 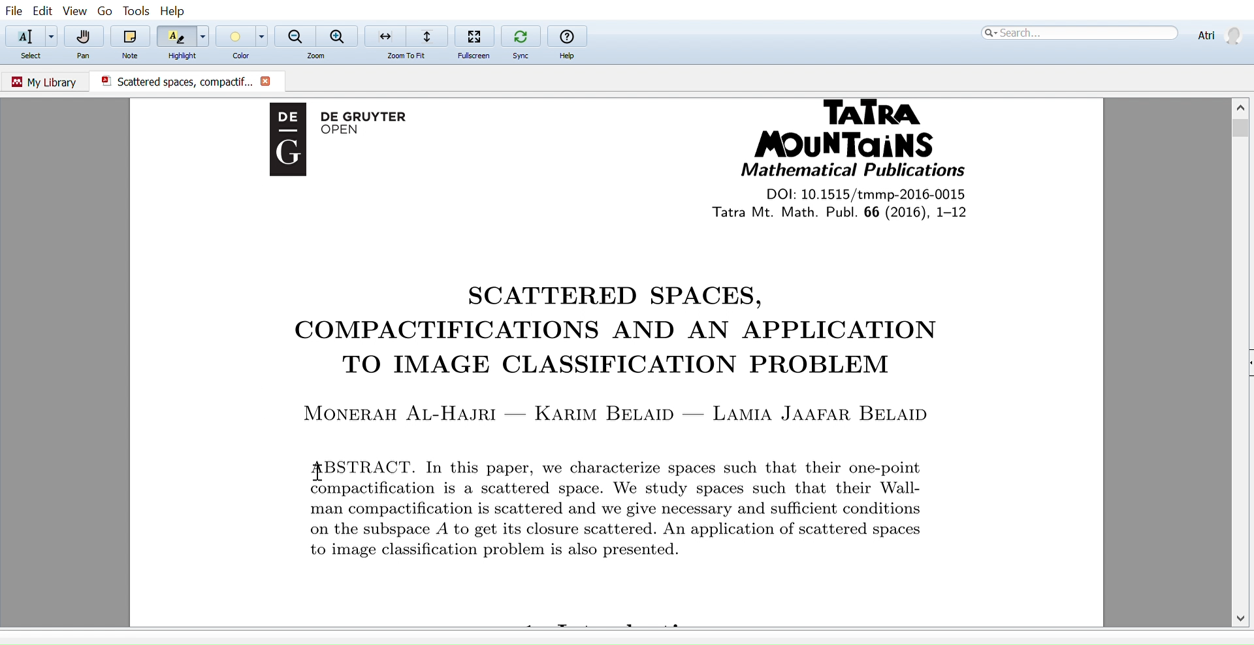 I want to click on ABSTRACT. In this paper, we characterize spaces such that their one-point, so click(x=639, y=464).